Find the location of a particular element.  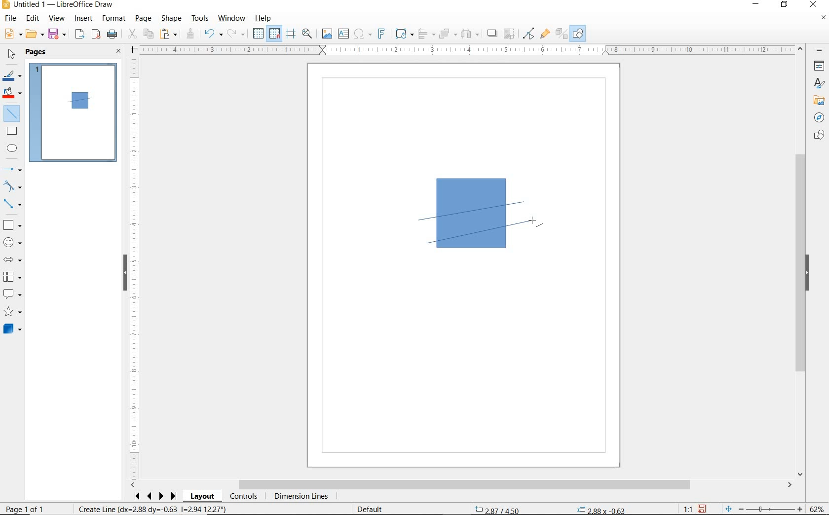

STANDARD SELECTION is located at coordinates (550, 508).